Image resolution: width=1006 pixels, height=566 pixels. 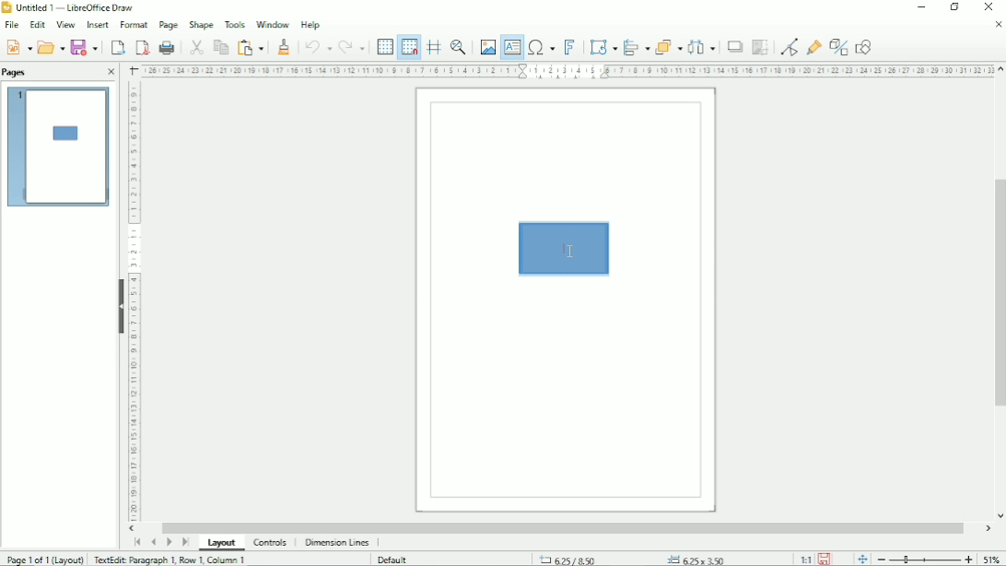 I want to click on export, so click(x=118, y=47).